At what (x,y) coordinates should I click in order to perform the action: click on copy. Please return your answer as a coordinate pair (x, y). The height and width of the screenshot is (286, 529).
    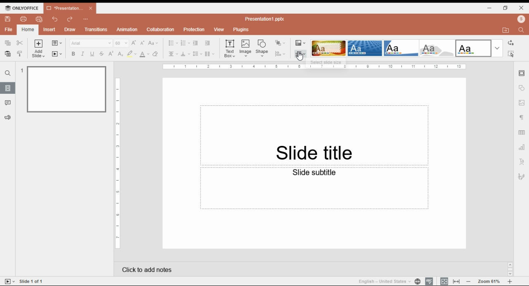
    Looking at the image, I should click on (7, 42).